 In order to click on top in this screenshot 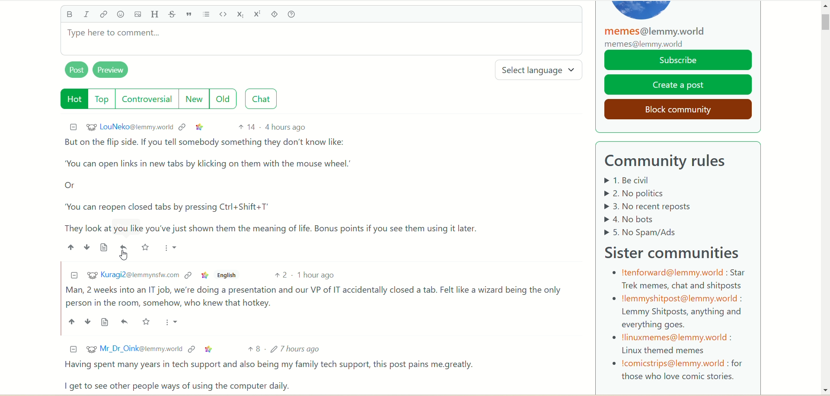, I will do `click(102, 100)`.